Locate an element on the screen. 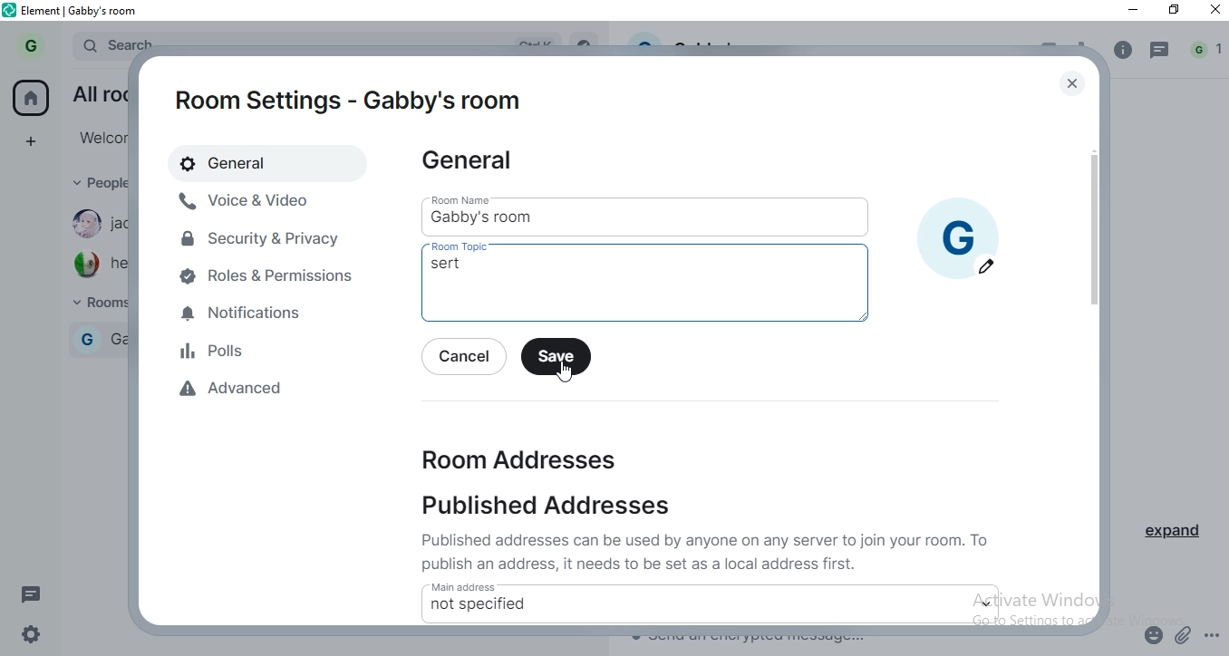 Image resolution: width=1229 pixels, height=656 pixels. all rooms is located at coordinates (96, 92).